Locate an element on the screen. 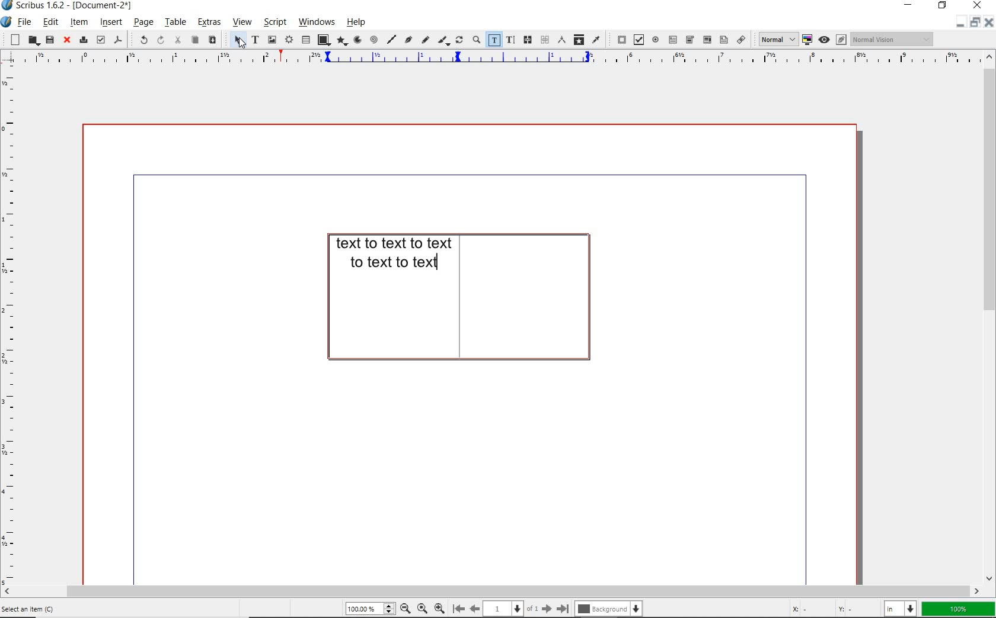  go to next page is located at coordinates (548, 609).